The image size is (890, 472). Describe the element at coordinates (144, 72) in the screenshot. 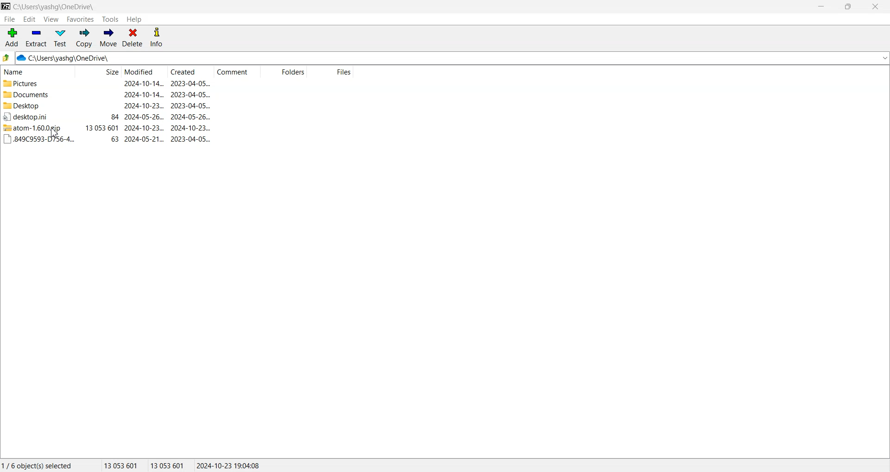

I see `Modified date` at that location.